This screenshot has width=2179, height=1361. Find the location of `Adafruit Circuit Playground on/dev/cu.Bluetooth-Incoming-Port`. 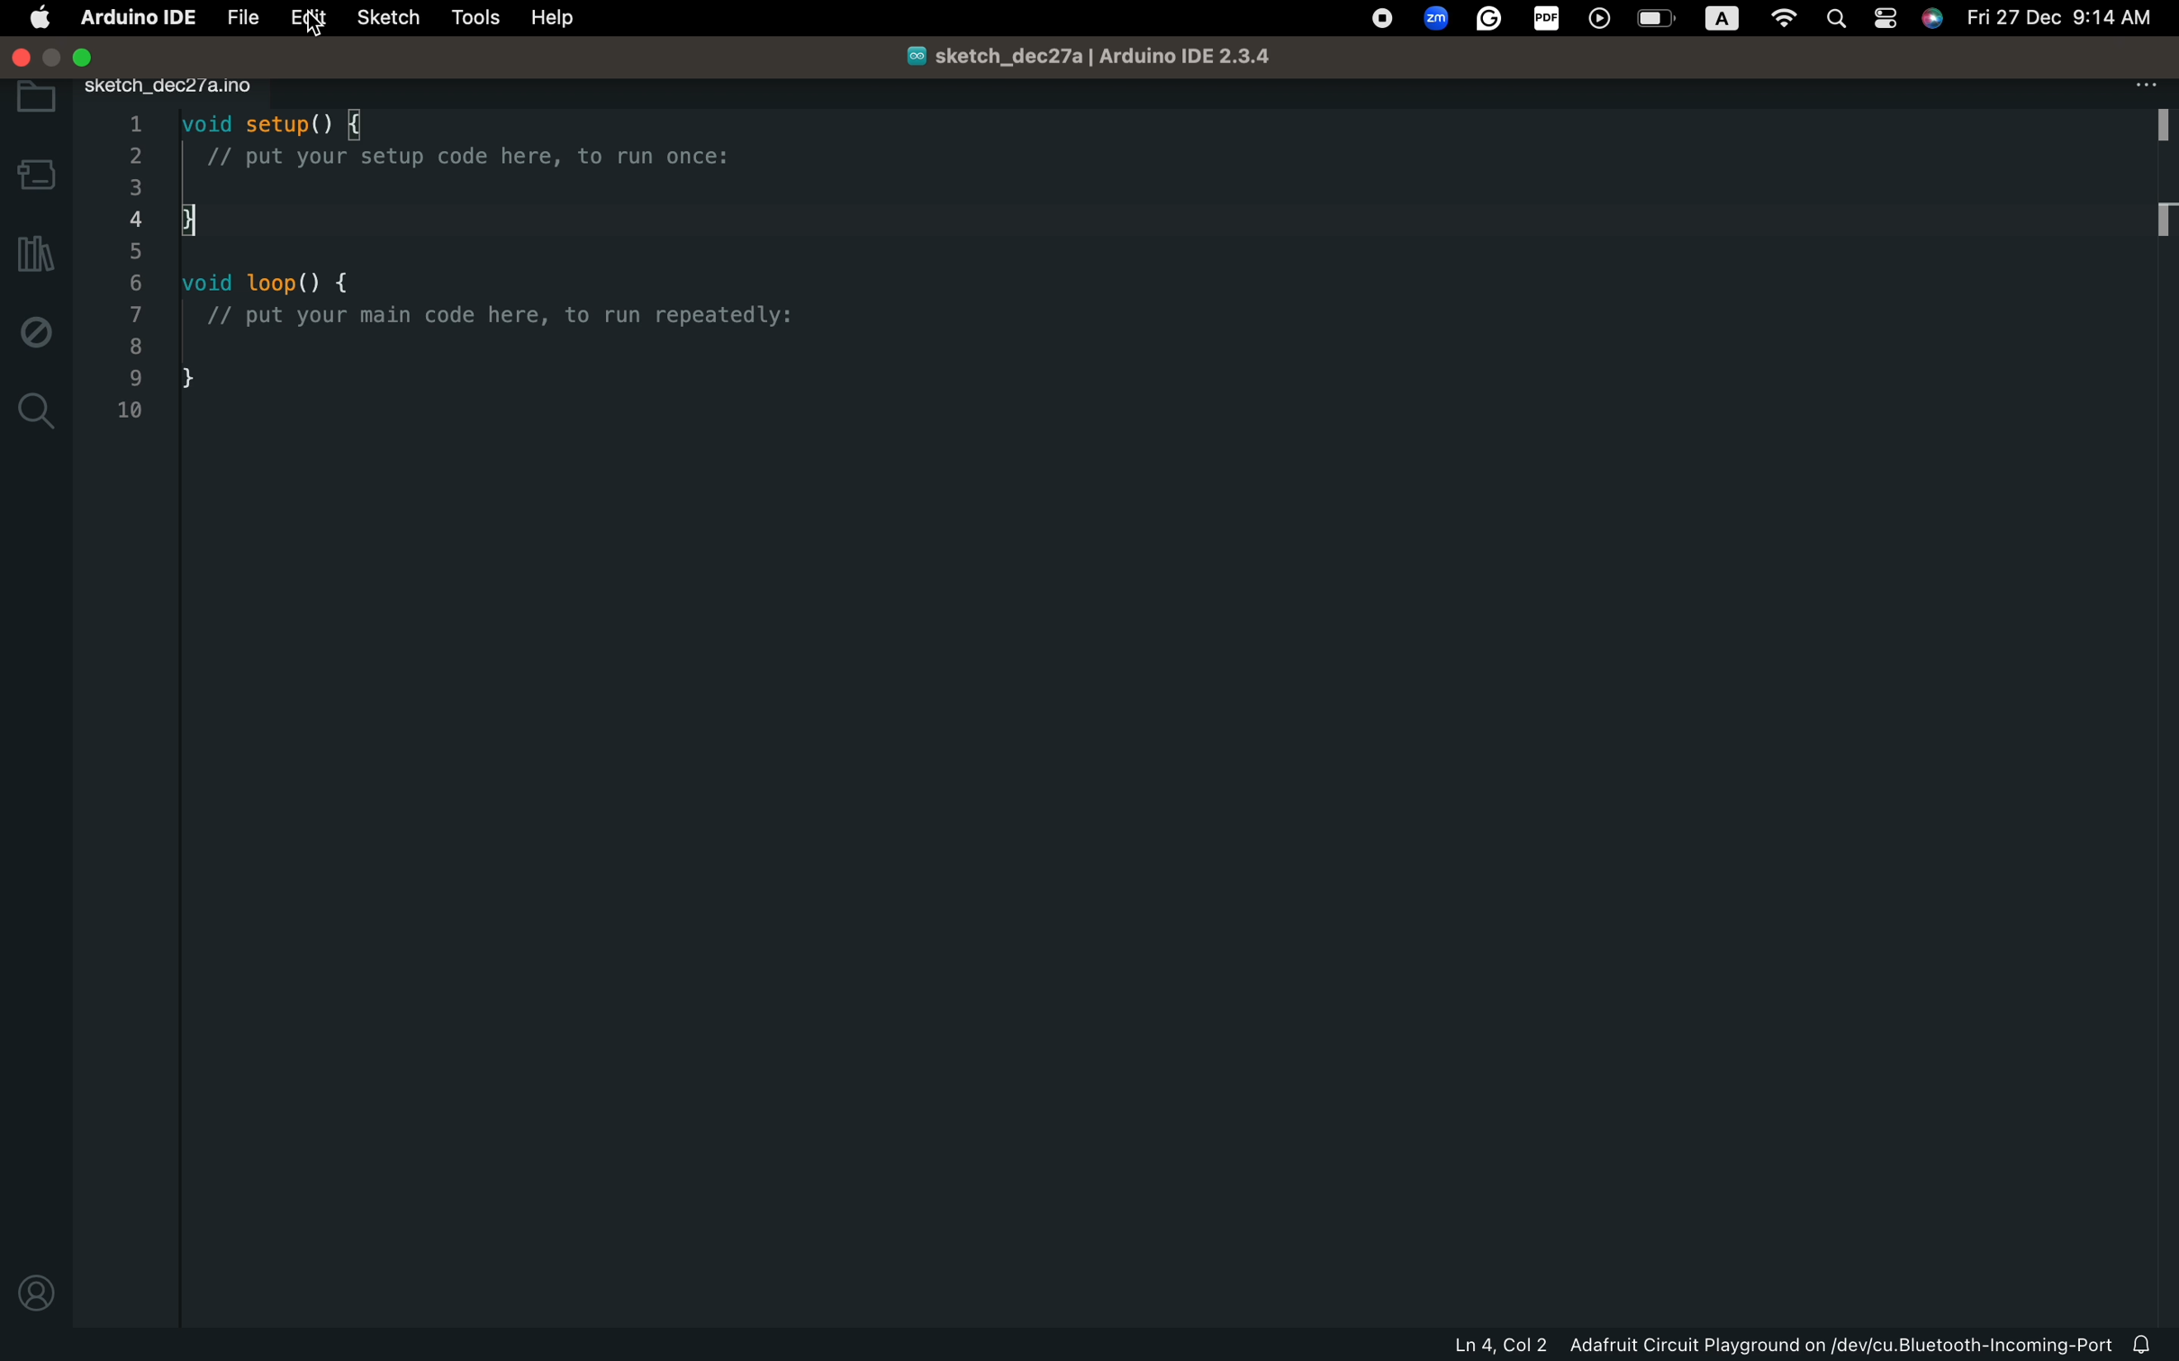

Adafruit Circuit Playground on/dev/cu.Bluetooth-Incoming-Port is located at coordinates (1839, 1347).